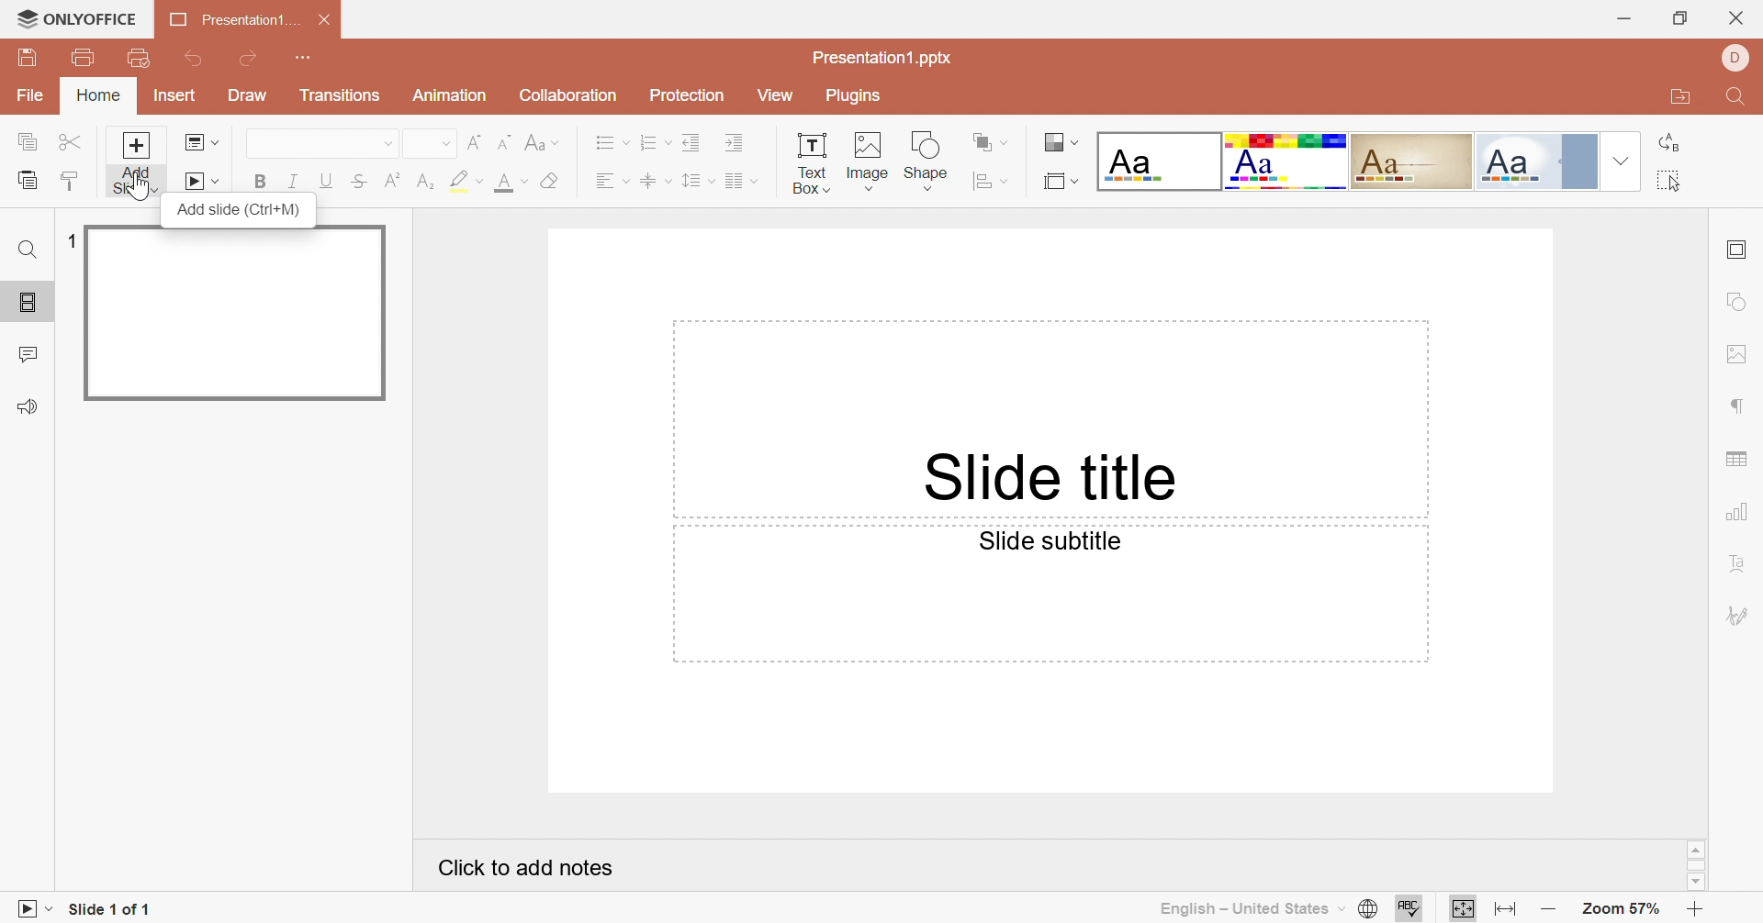 Image resolution: width=1763 pixels, height=923 pixels. What do you see at coordinates (1367, 906) in the screenshot?
I see `Set document language` at bounding box center [1367, 906].